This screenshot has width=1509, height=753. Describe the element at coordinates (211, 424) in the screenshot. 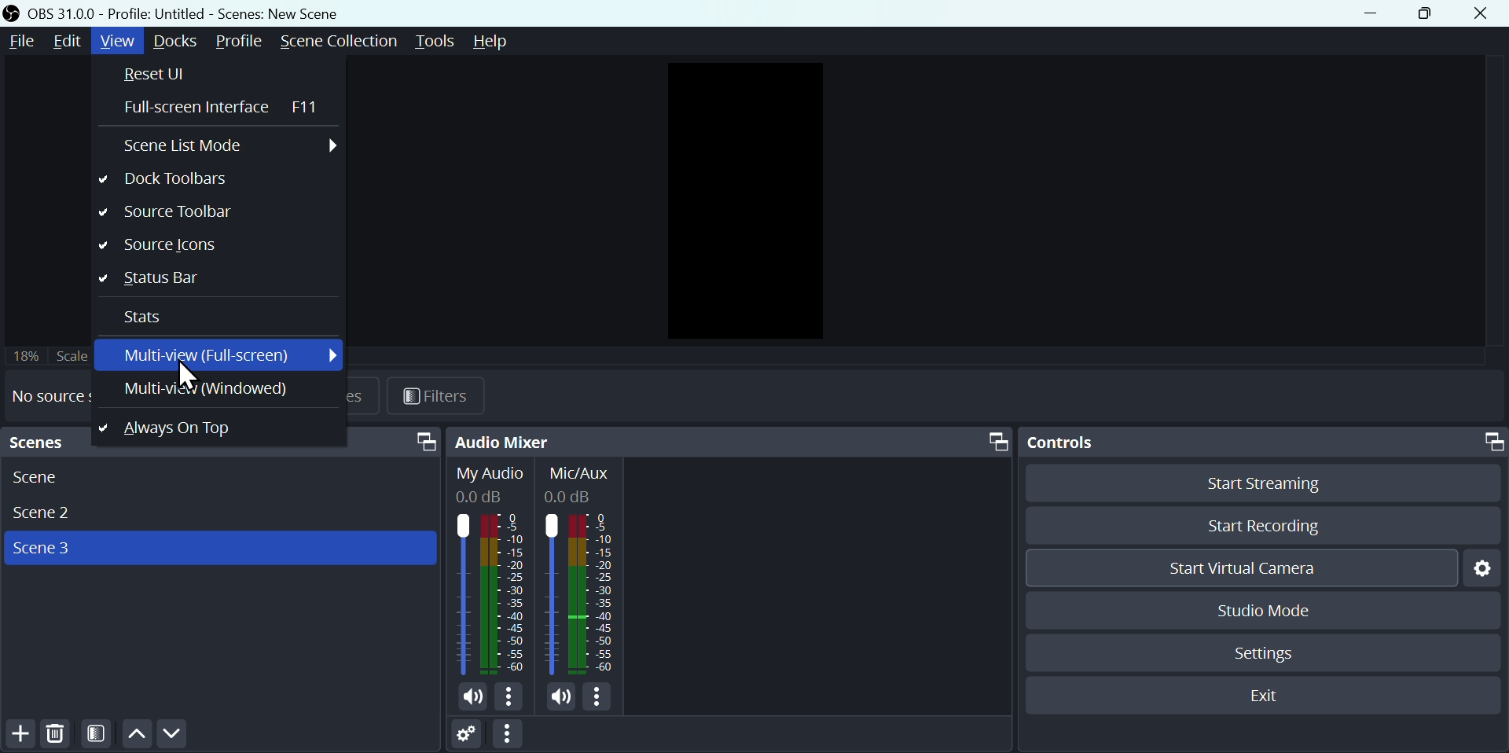

I see `Always on top` at that location.